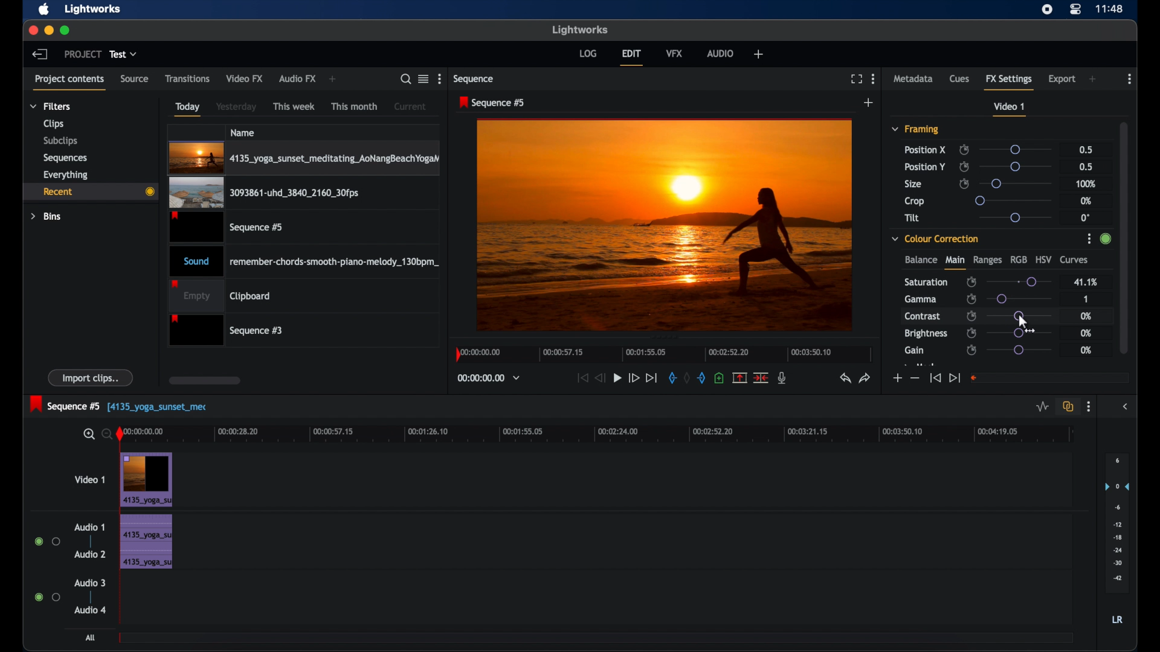 The width and height of the screenshot is (1160, 652). Describe the element at coordinates (631, 57) in the screenshot. I see `edit` at that location.